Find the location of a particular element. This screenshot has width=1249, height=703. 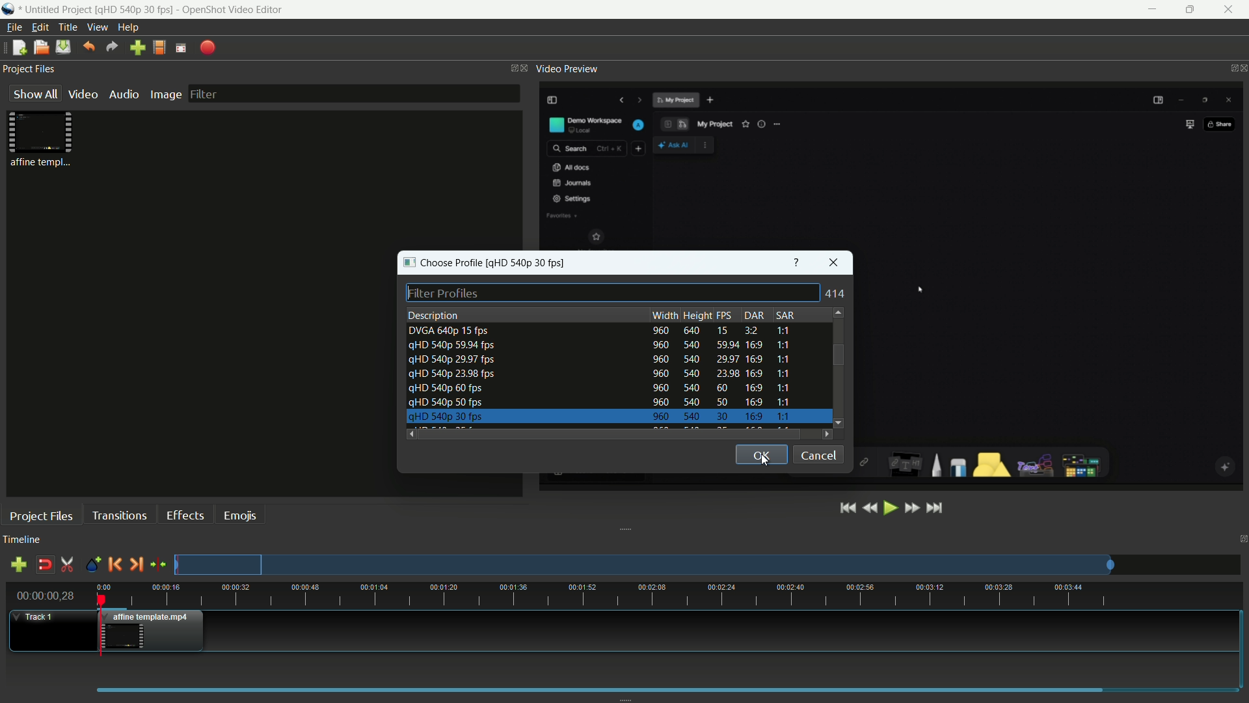

choose profile is located at coordinates (444, 263).